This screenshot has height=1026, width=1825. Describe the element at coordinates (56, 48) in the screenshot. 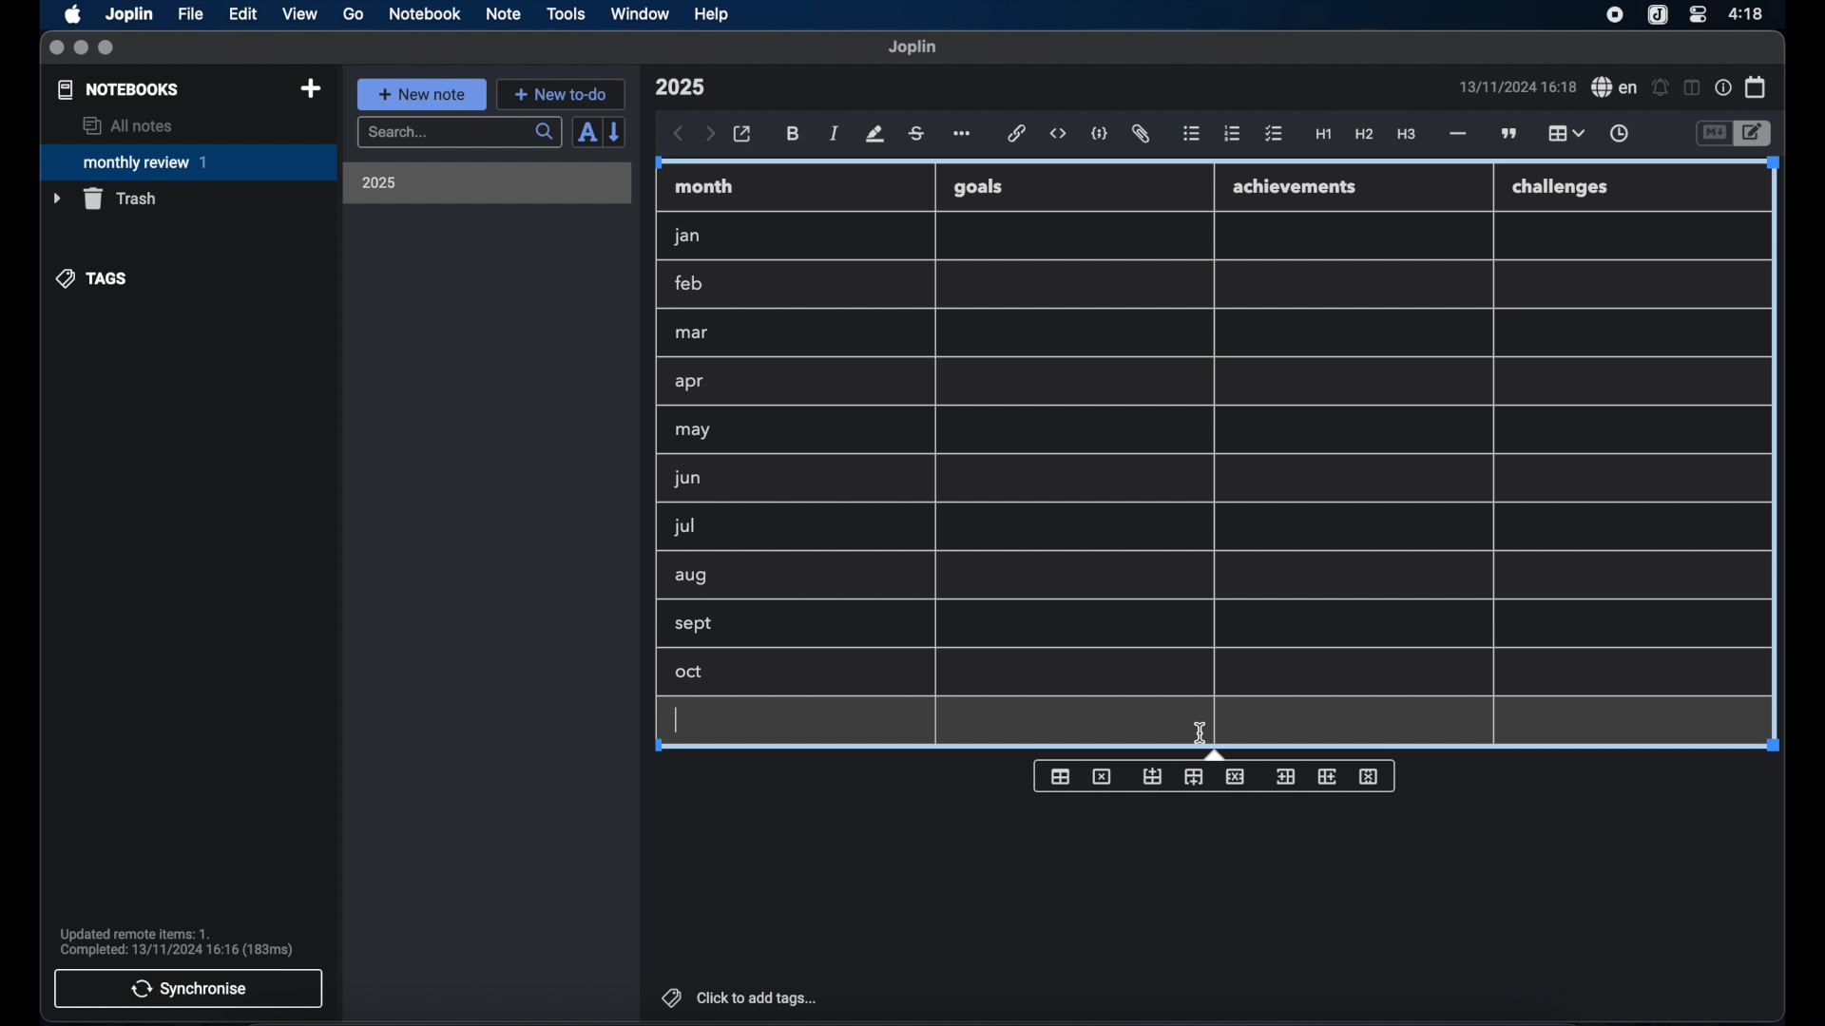

I see `close` at that location.